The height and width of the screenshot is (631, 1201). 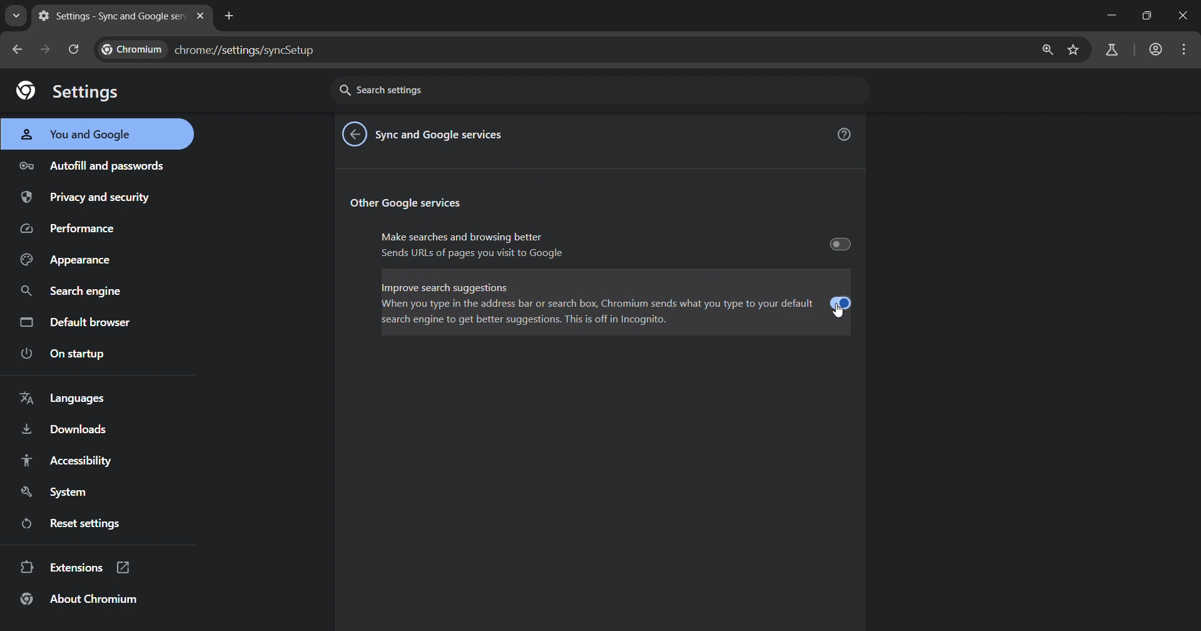 I want to click on cursor, so click(x=839, y=312).